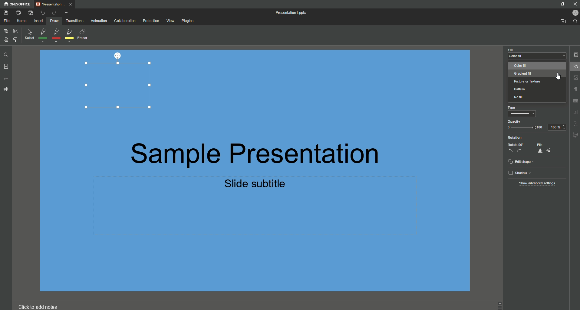 This screenshot has height=310, width=580. Describe the element at coordinates (574, 4) in the screenshot. I see `Close` at that location.